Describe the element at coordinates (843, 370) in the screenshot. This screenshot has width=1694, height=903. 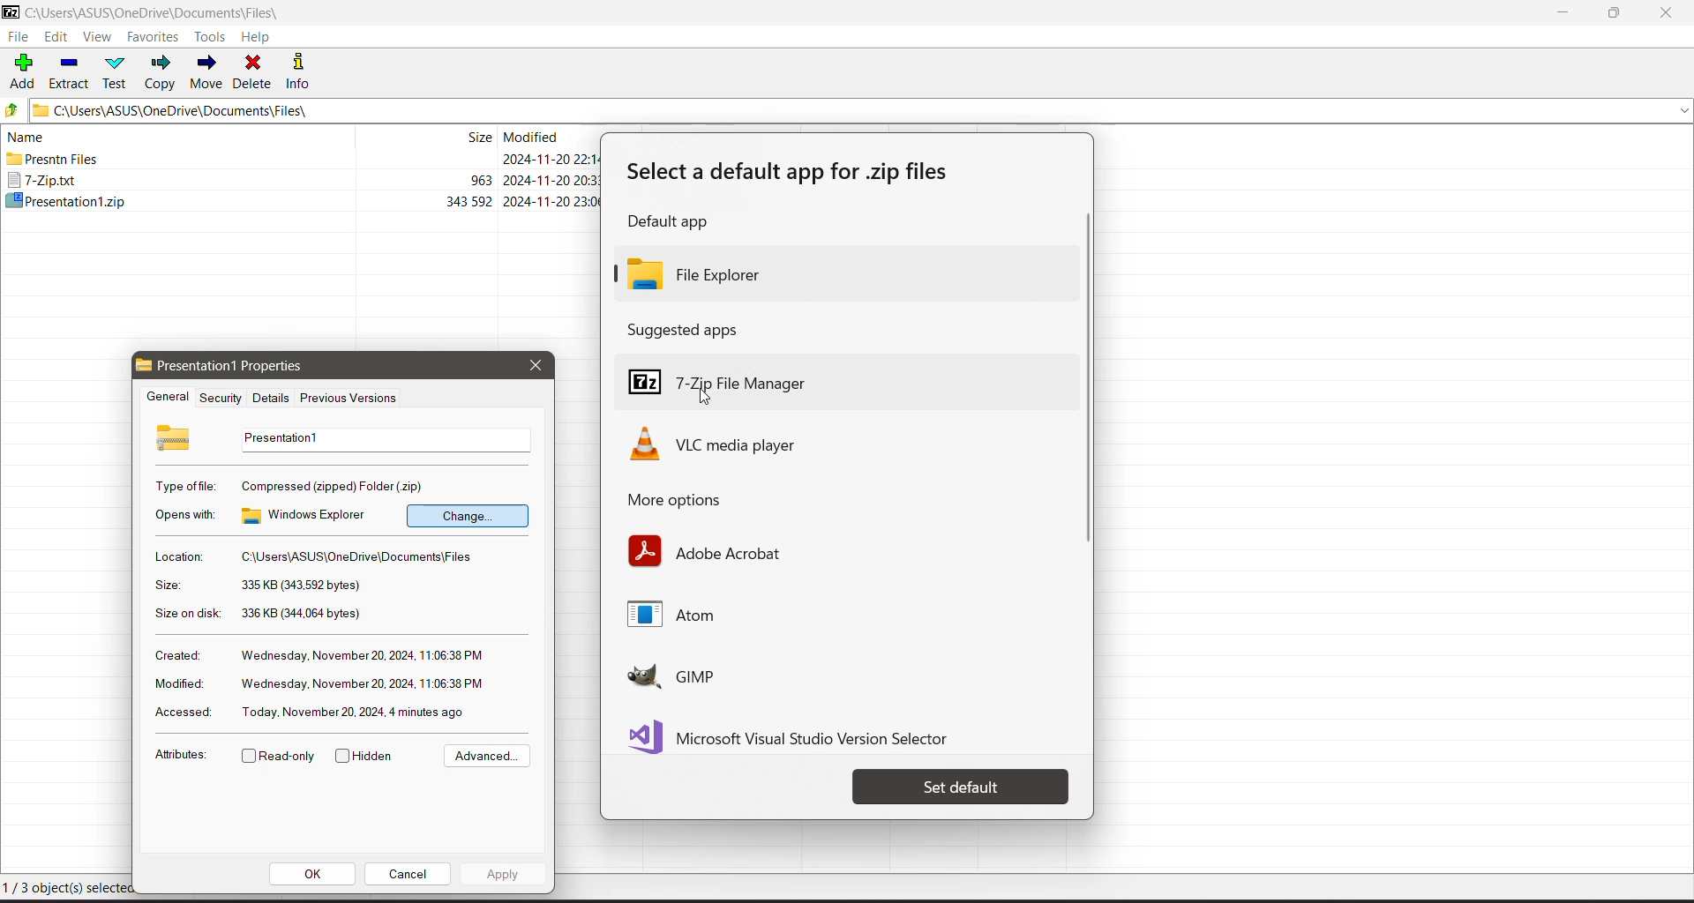
I see `7-Zip File Manager` at that location.